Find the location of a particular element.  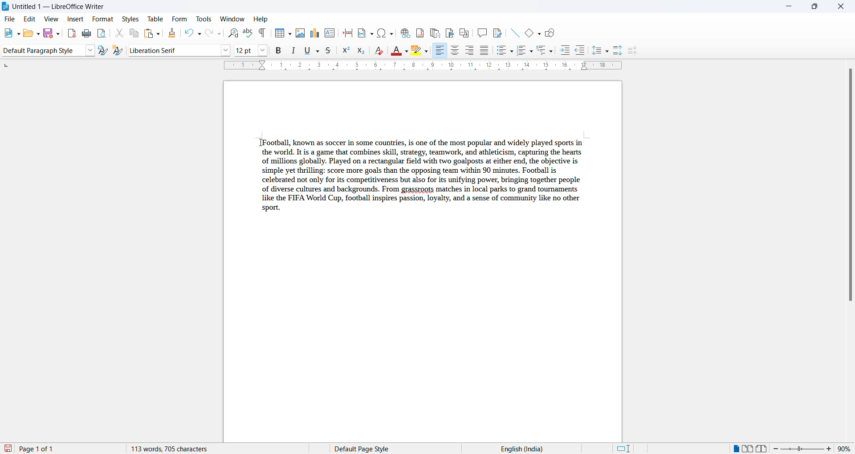

font color is located at coordinates (395, 50).